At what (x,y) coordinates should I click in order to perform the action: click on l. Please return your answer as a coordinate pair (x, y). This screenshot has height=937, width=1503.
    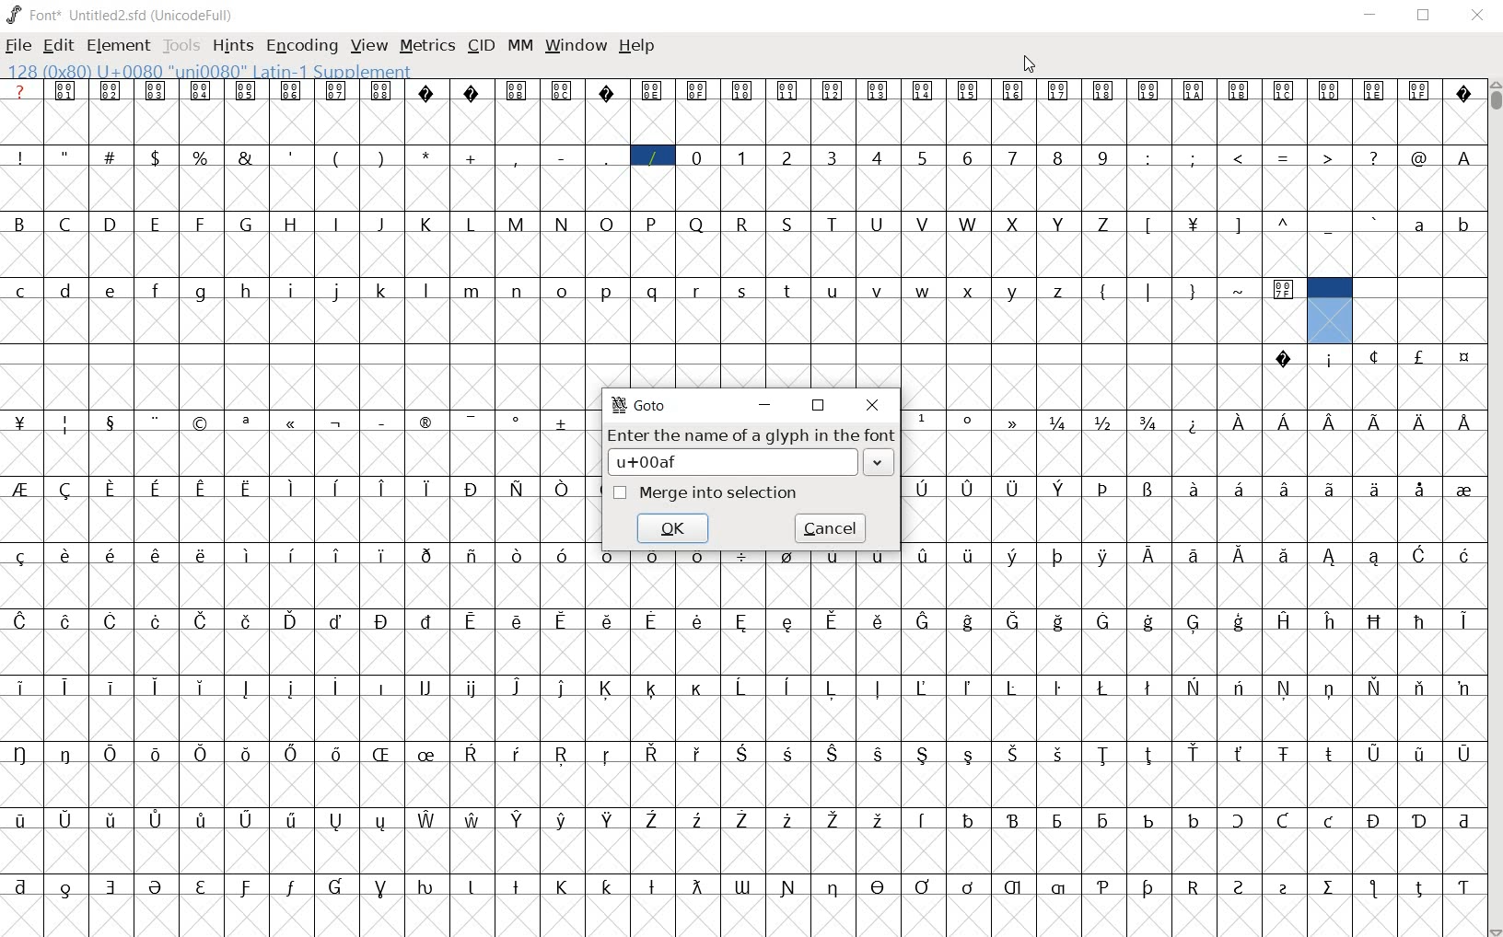
    Looking at the image, I should click on (429, 288).